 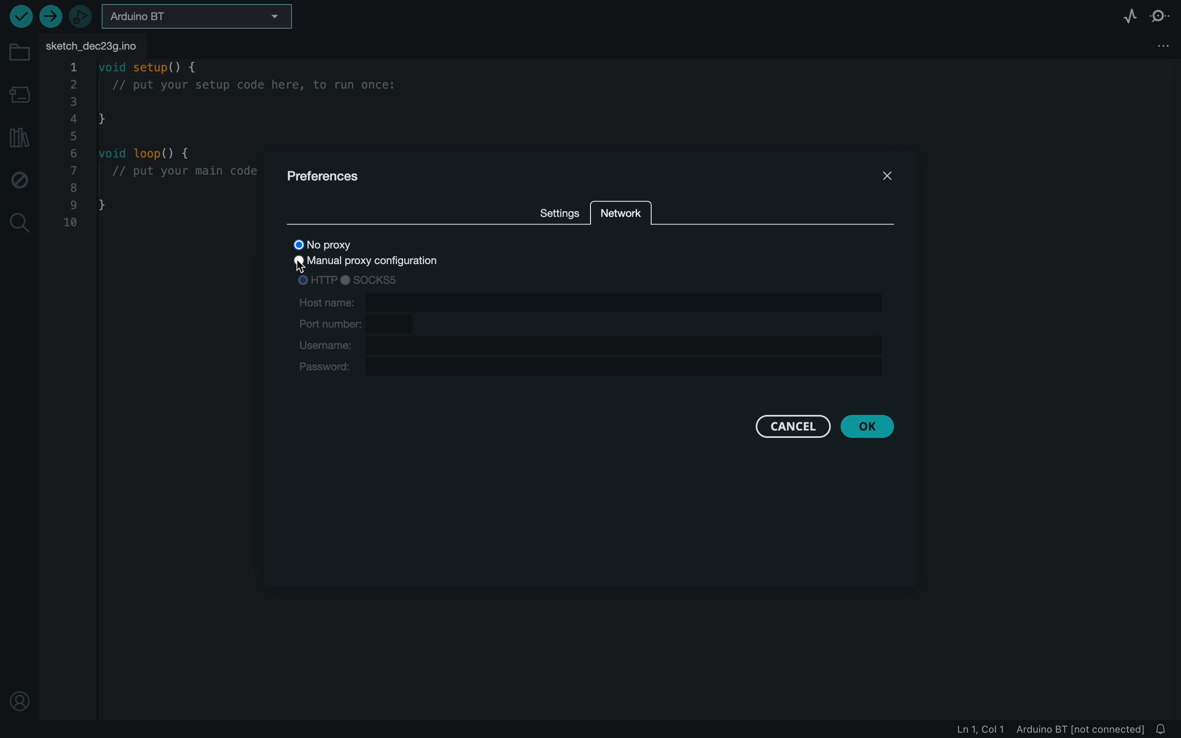 I want to click on cursor, so click(x=306, y=263).